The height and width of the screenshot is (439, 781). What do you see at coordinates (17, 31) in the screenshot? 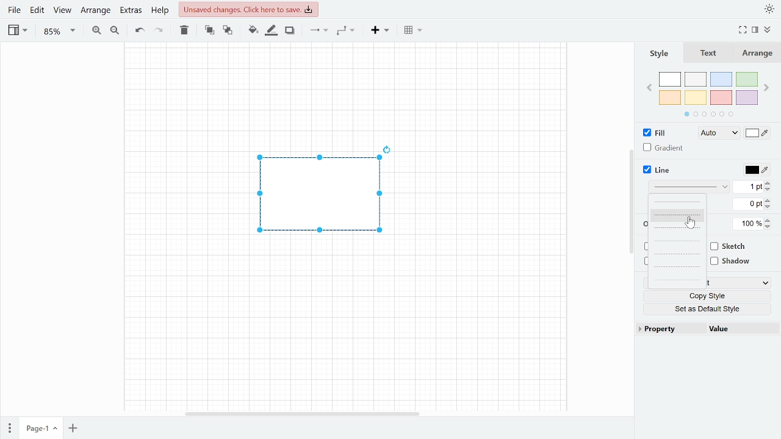
I see `View` at bounding box center [17, 31].